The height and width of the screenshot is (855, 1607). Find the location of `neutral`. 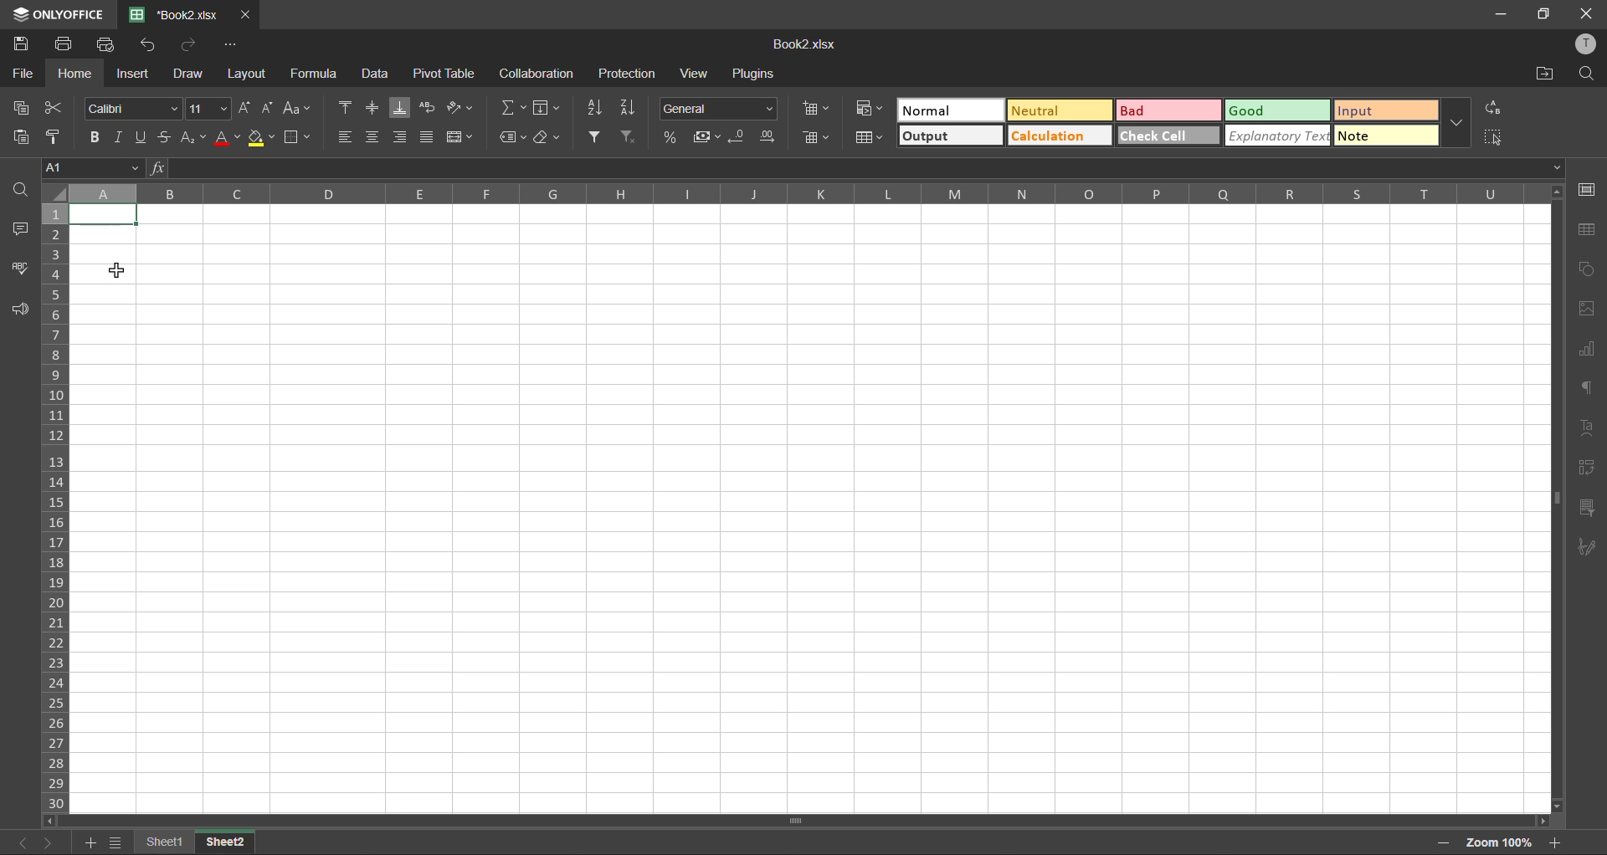

neutral is located at coordinates (1059, 111).